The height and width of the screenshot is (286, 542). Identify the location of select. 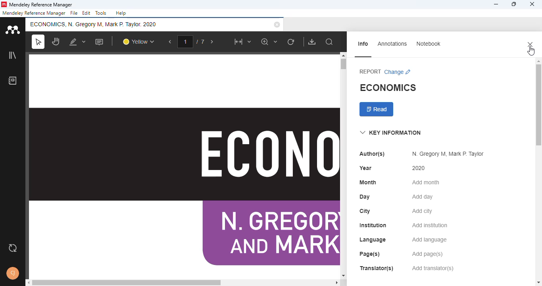
(38, 41).